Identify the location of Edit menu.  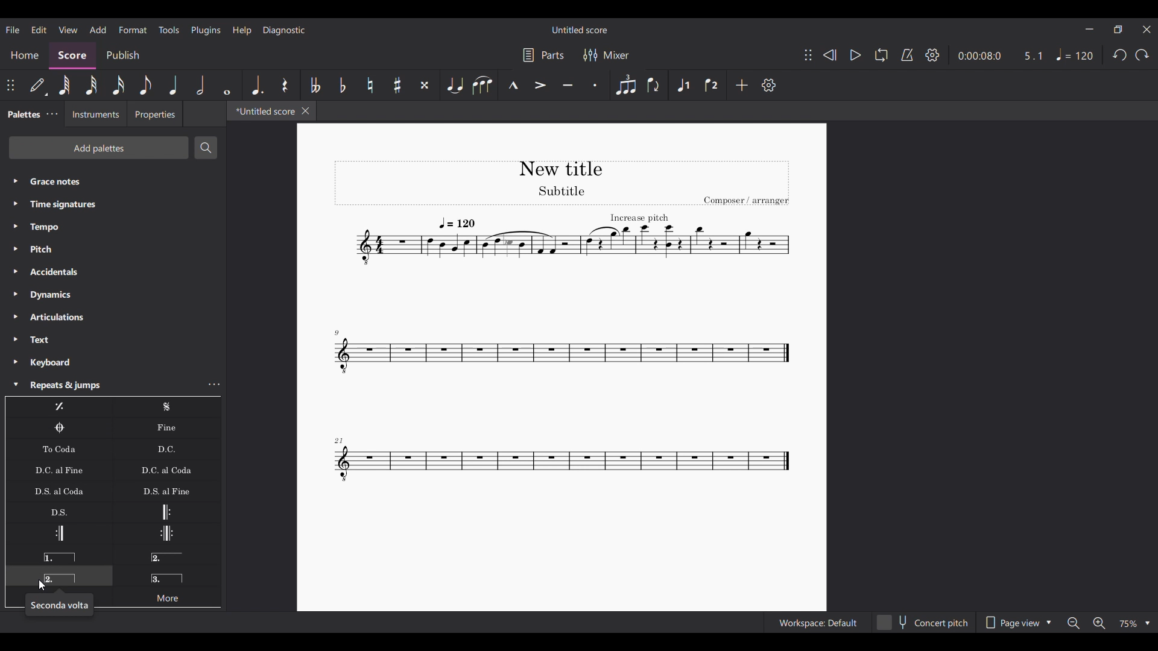
(39, 30).